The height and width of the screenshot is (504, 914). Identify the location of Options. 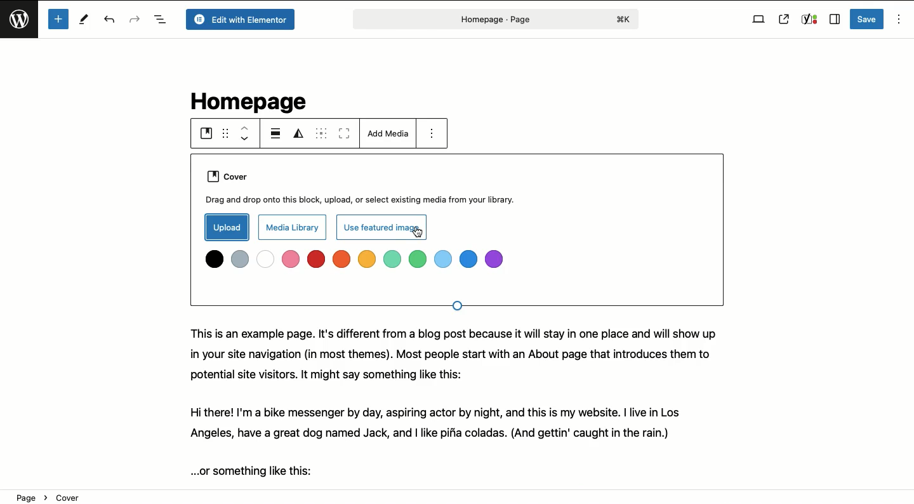
(897, 20).